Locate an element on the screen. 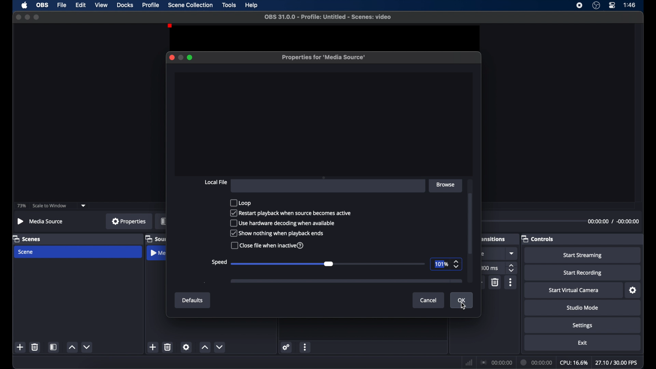 This screenshot has width=656, height=369. maximize is located at coordinates (37, 17).